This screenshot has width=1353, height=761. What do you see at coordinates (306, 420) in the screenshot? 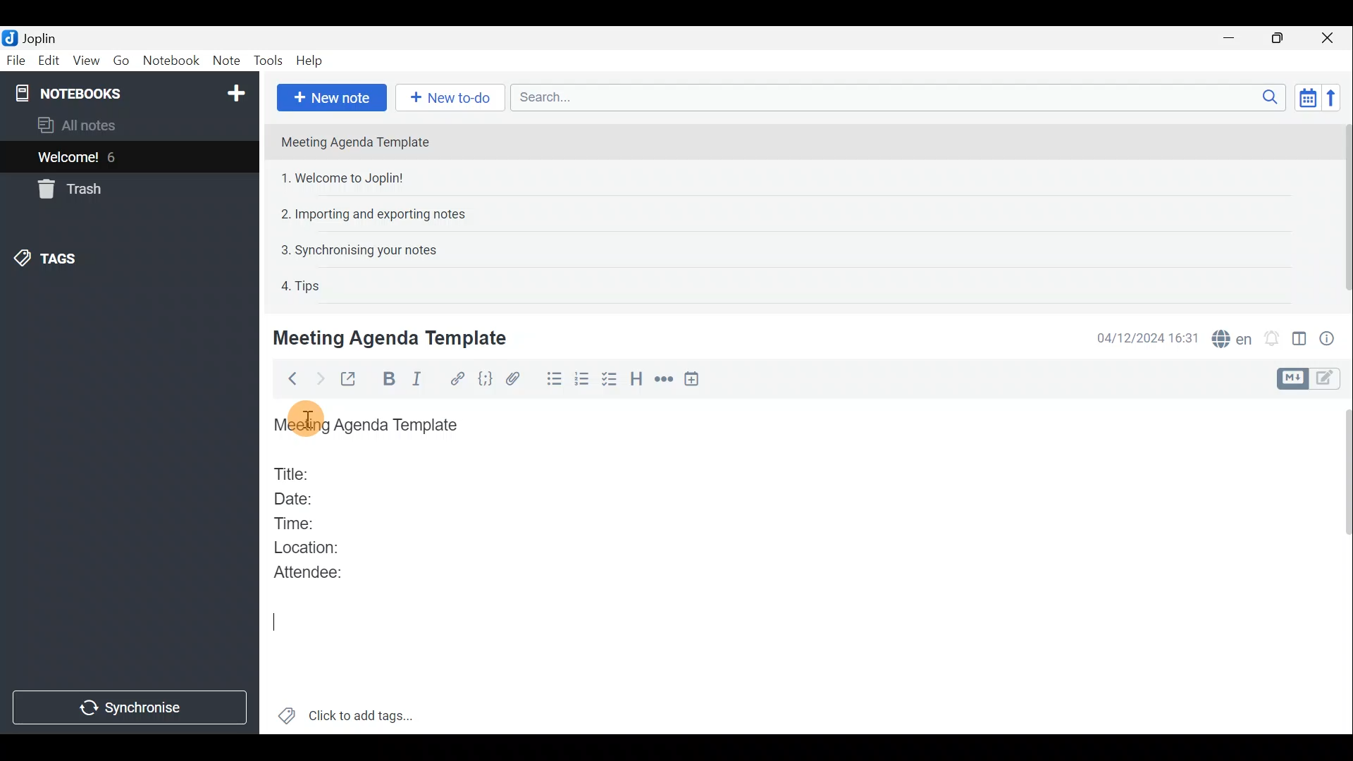
I see `` at bounding box center [306, 420].